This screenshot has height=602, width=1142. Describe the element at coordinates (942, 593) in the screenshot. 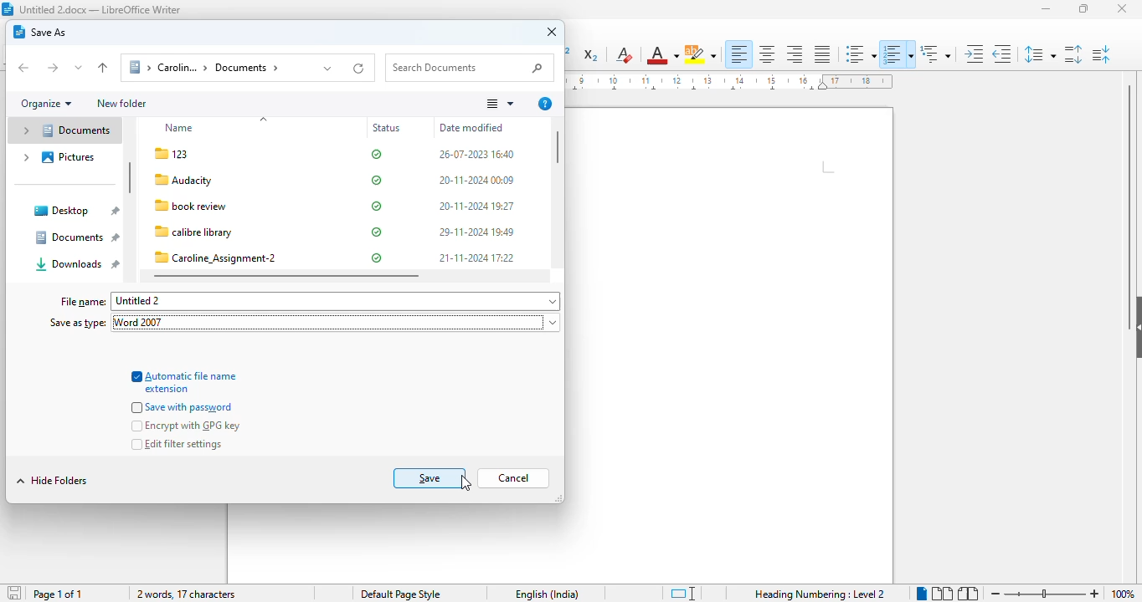

I see `multi-page view` at that location.